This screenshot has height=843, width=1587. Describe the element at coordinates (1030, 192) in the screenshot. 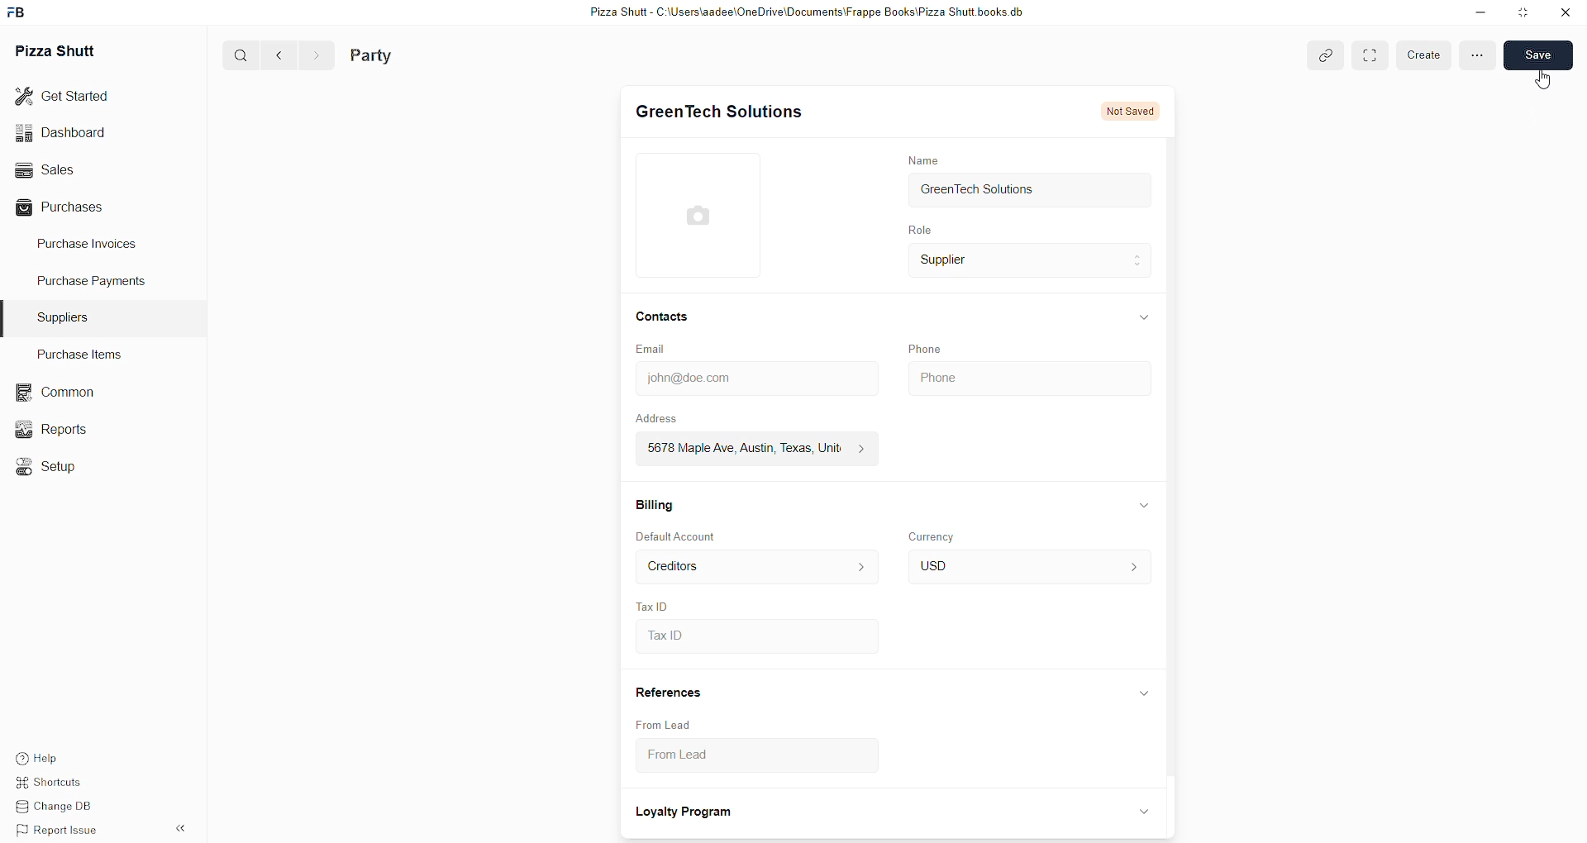

I see `GreenTech Solutions` at that location.